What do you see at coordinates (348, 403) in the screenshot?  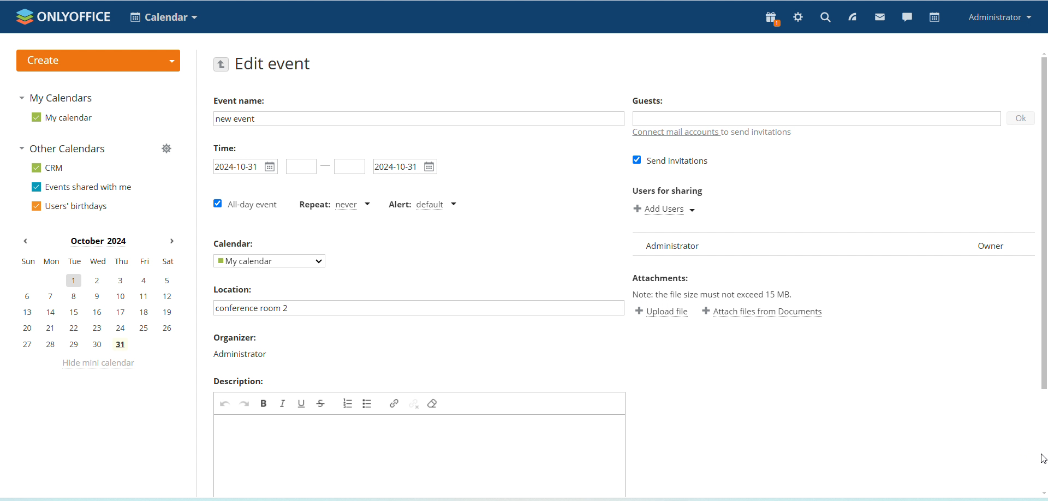 I see `add/remove numbered list` at bounding box center [348, 403].